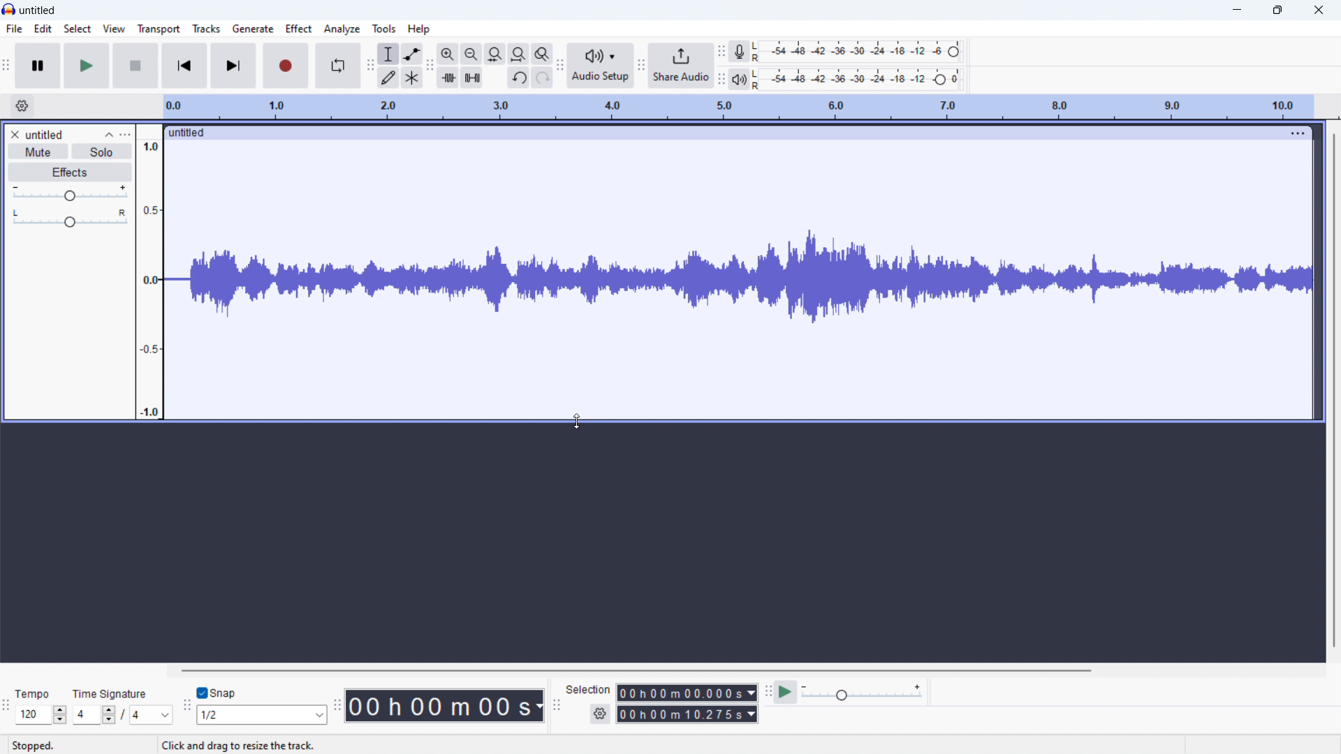 The width and height of the screenshot is (1341, 754). What do you see at coordinates (36, 694) in the screenshot?
I see `Tempo` at bounding box center [36, 694].